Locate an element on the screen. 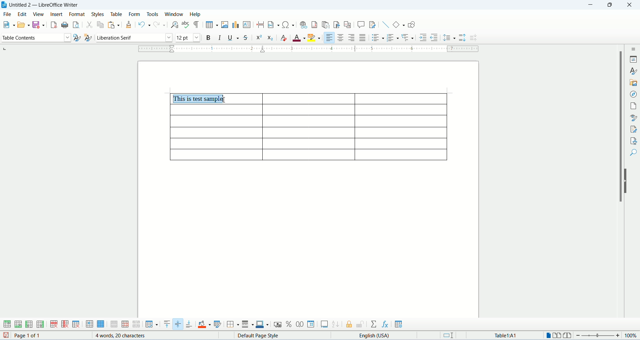 This screenshot has width=640, height=340. zoom bar is located at coordinates (599, 336).